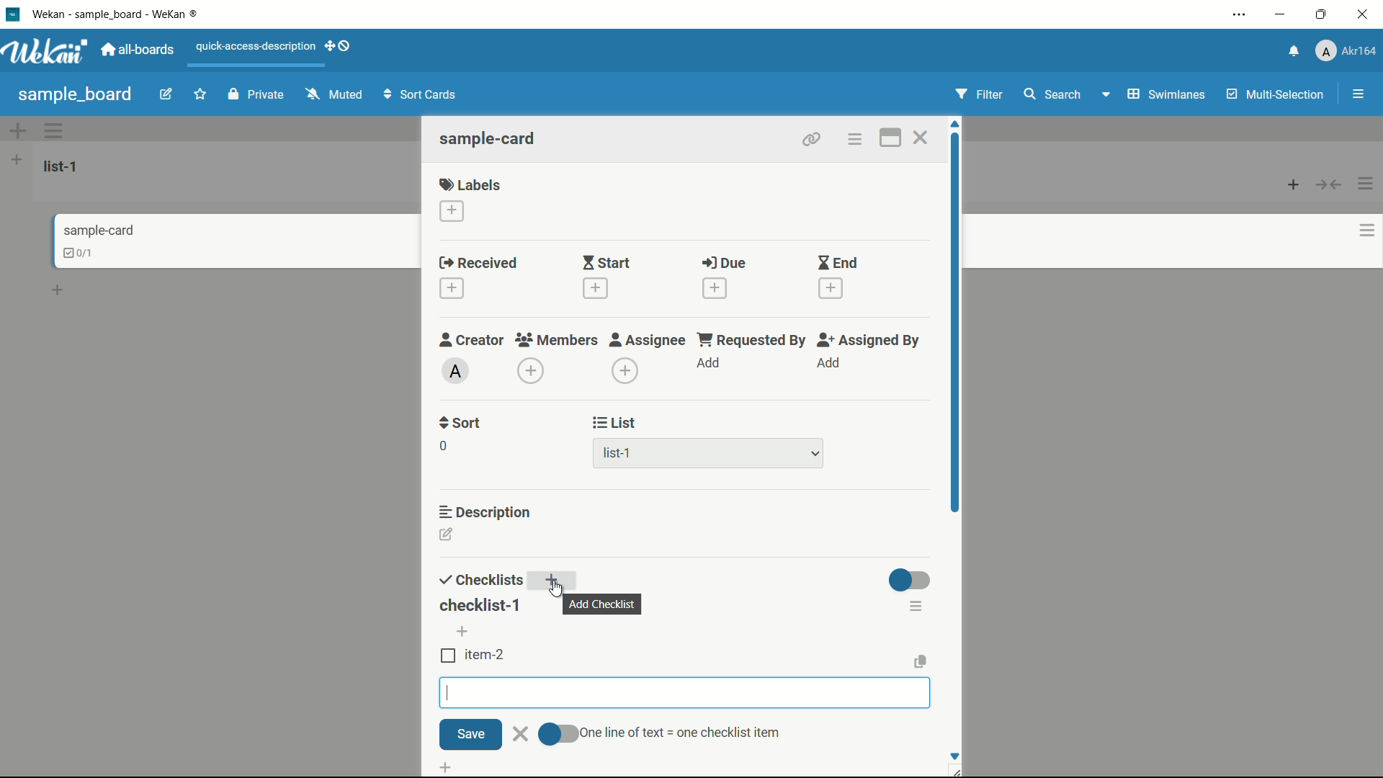 The height and width of the screenshot is (778, 1383). Describe the element at coordinates (1051, 94) in the screenshot. I see `search` at that location.